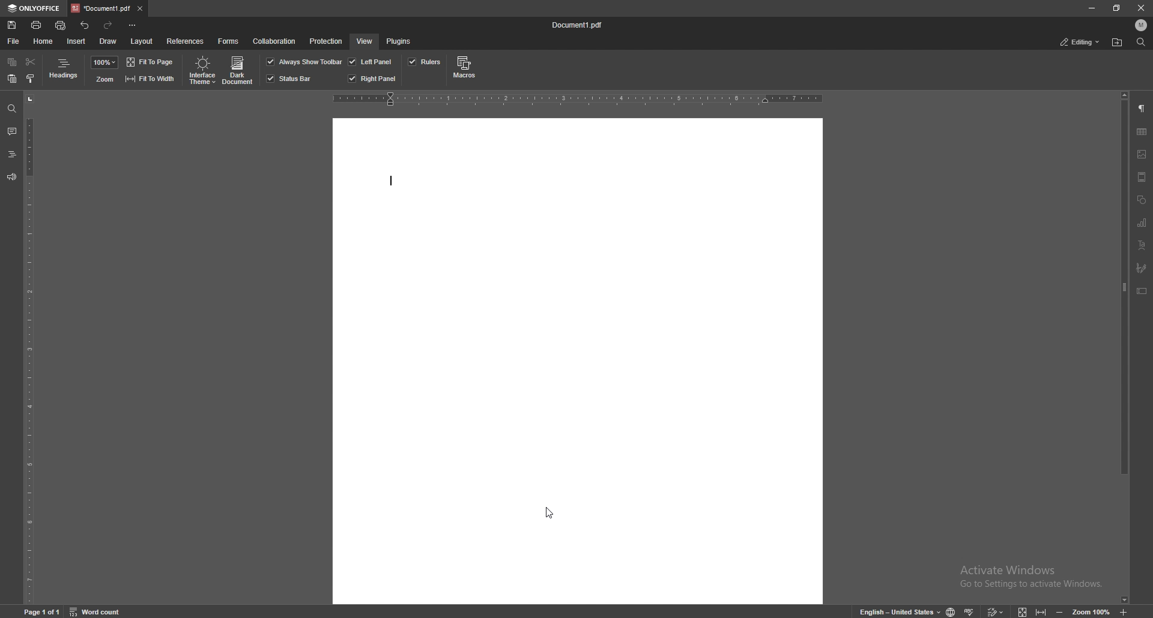 This screenshot has height=618, width=1153. I want to click on fit to width, so click(150, 78).